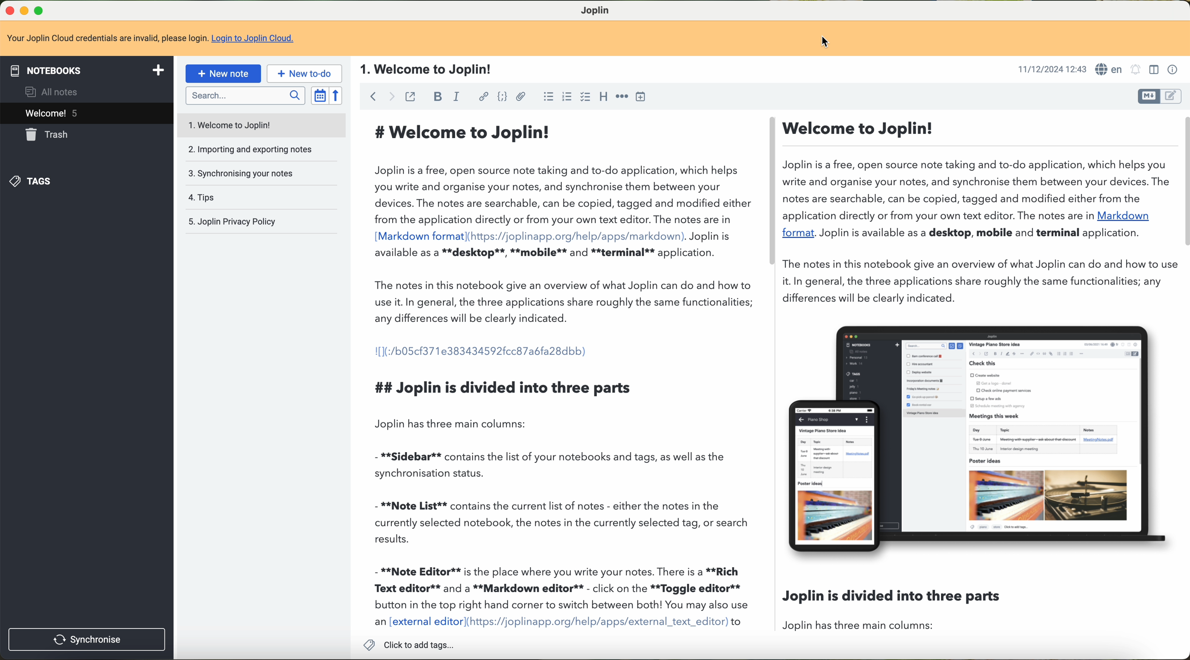 The width and height of the screenshot is (1190, 660). What do you see at coordinates (422, 68) in the screenshot?
I see `Title welcome to joplin!` at bounding box center [422, 68].